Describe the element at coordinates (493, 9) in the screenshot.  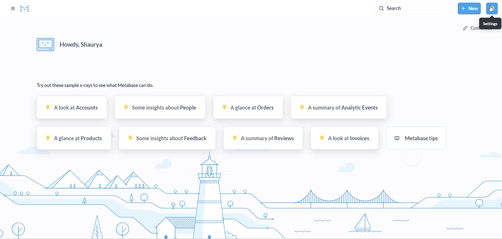
I see `SETTINGS` at that location.